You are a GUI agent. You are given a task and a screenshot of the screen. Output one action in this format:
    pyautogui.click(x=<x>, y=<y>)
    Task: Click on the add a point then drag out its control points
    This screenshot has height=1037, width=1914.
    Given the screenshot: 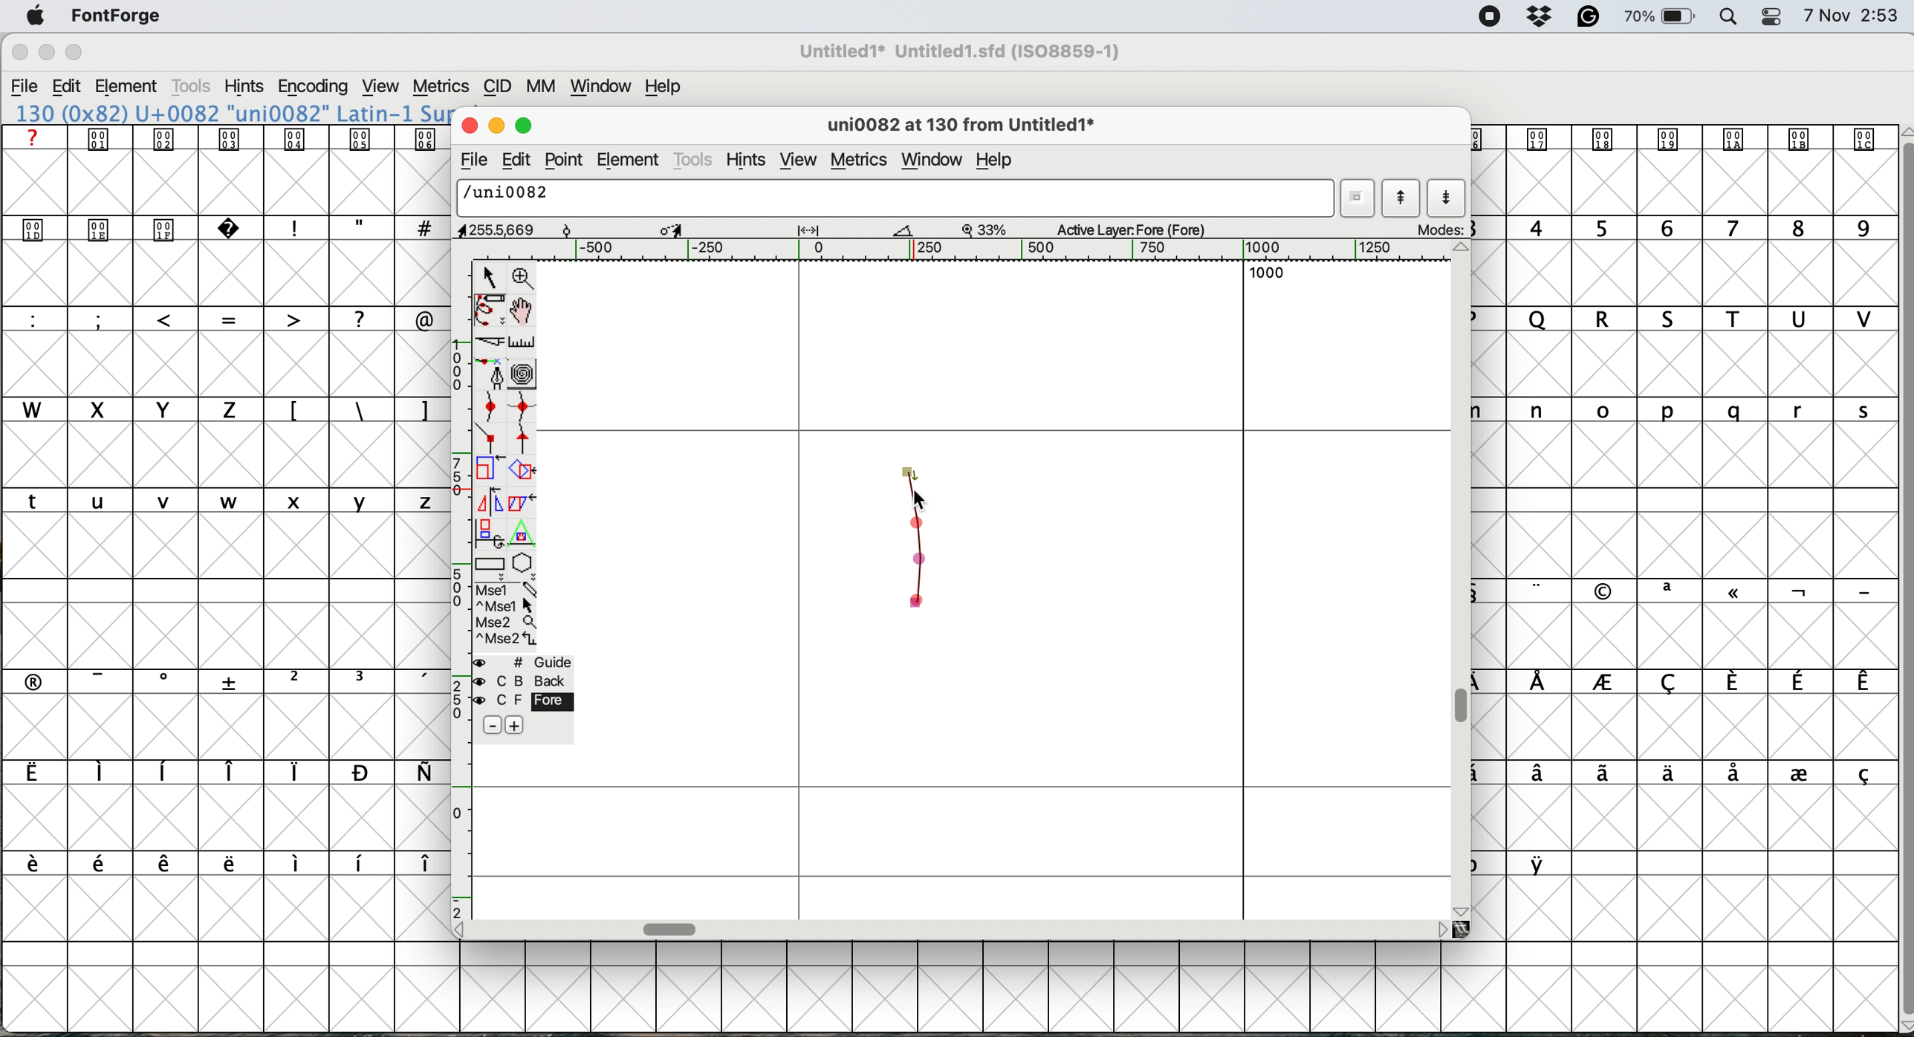 What is the action you would take?
    pyautogui.click(x=491, y=376)
    